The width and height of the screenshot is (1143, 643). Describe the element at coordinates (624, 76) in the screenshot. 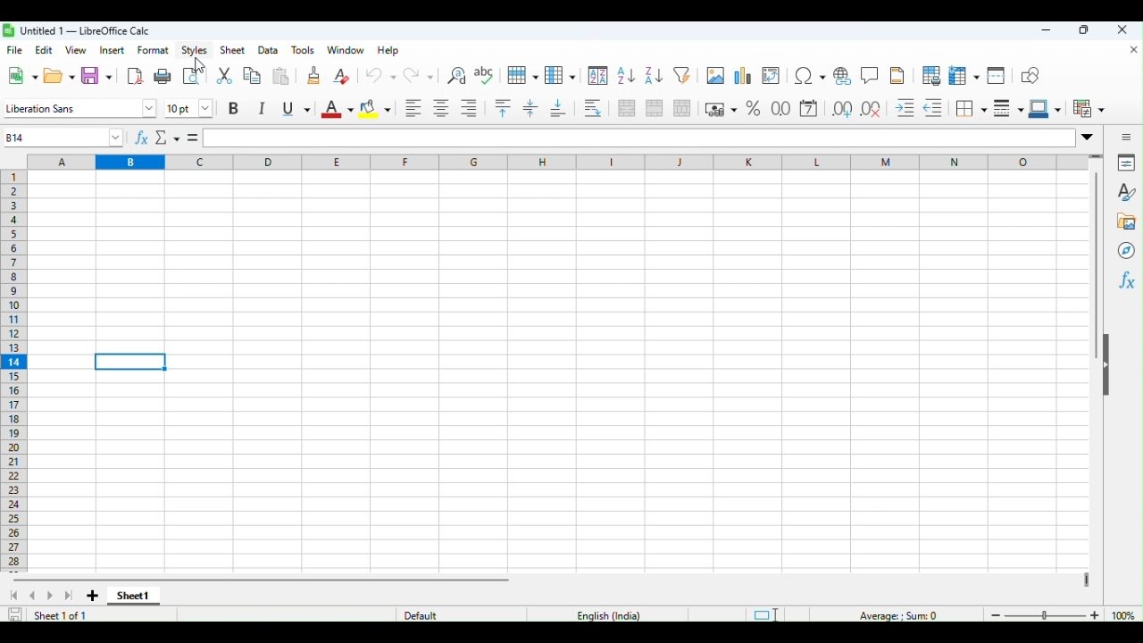

I see `Sort ascending` at that location.